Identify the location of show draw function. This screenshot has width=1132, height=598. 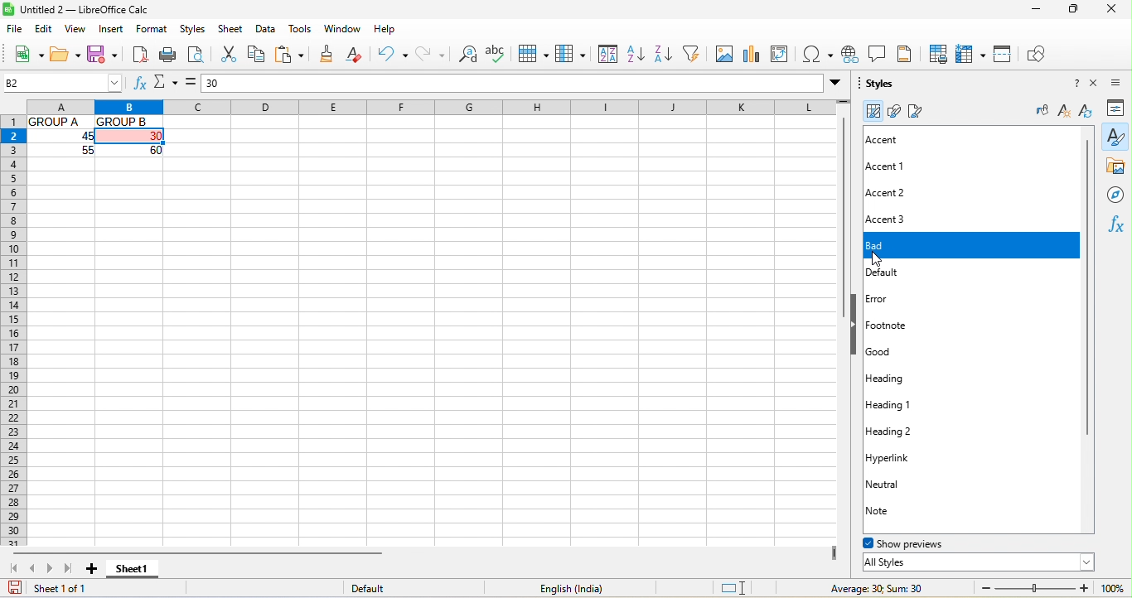
(1038, 53).